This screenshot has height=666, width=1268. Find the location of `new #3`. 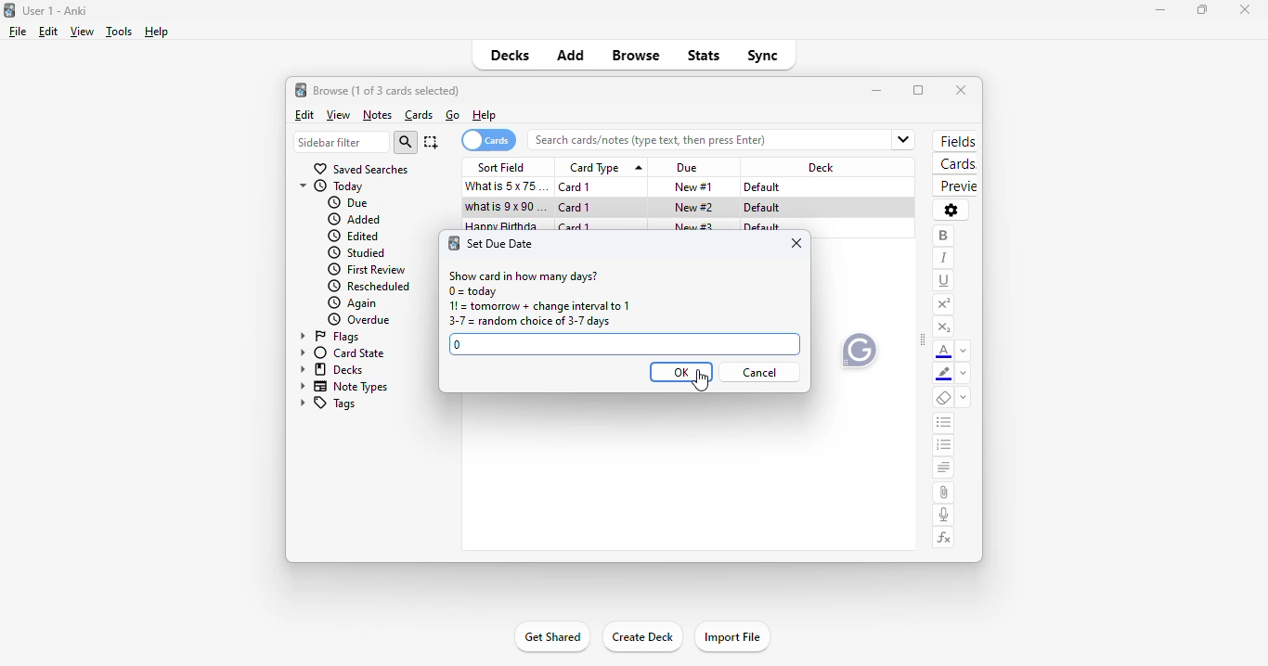

new #3 is located at coordinates (694, 228).